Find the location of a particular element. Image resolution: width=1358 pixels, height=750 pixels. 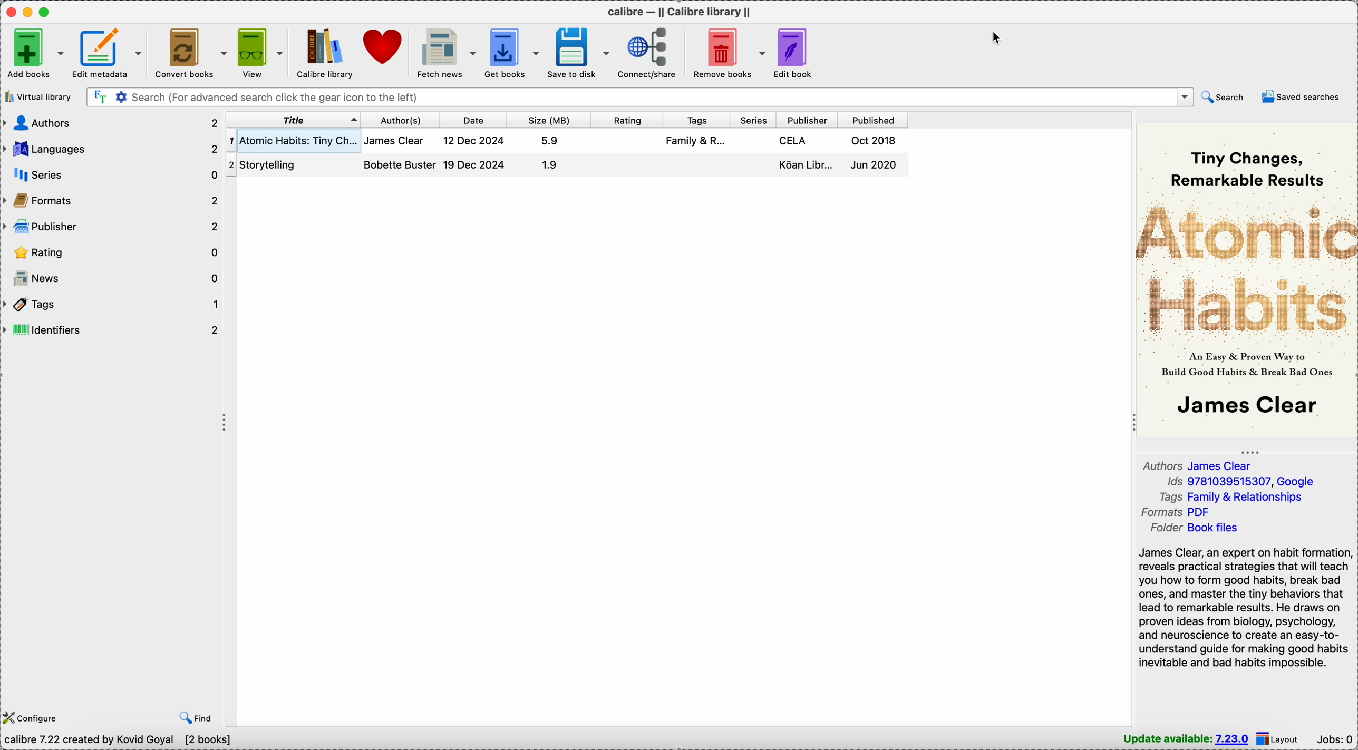

tags: family & relationships is located at coordinates (1237, 497).